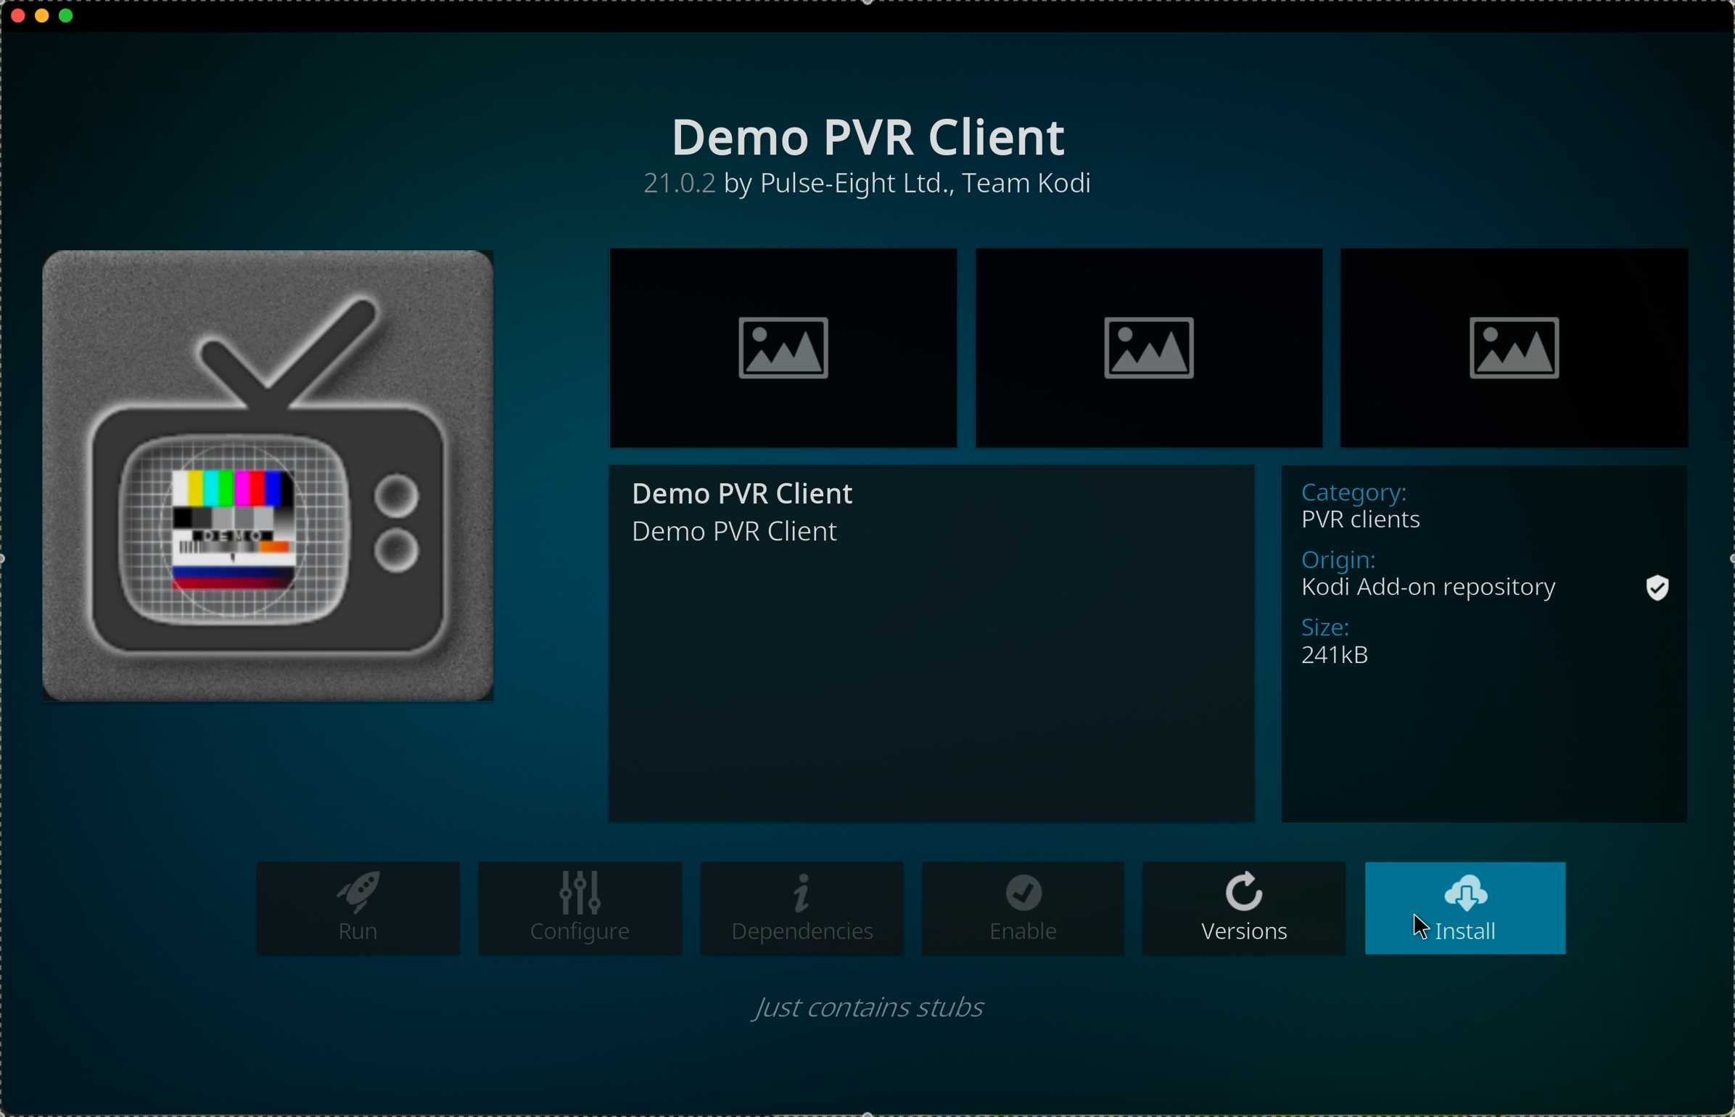 The image size is (1735, 1117). What do you see at coordinates (855, 152) in the screenshot?
I see `Demo PVR client` at bounding box center [855, 152].